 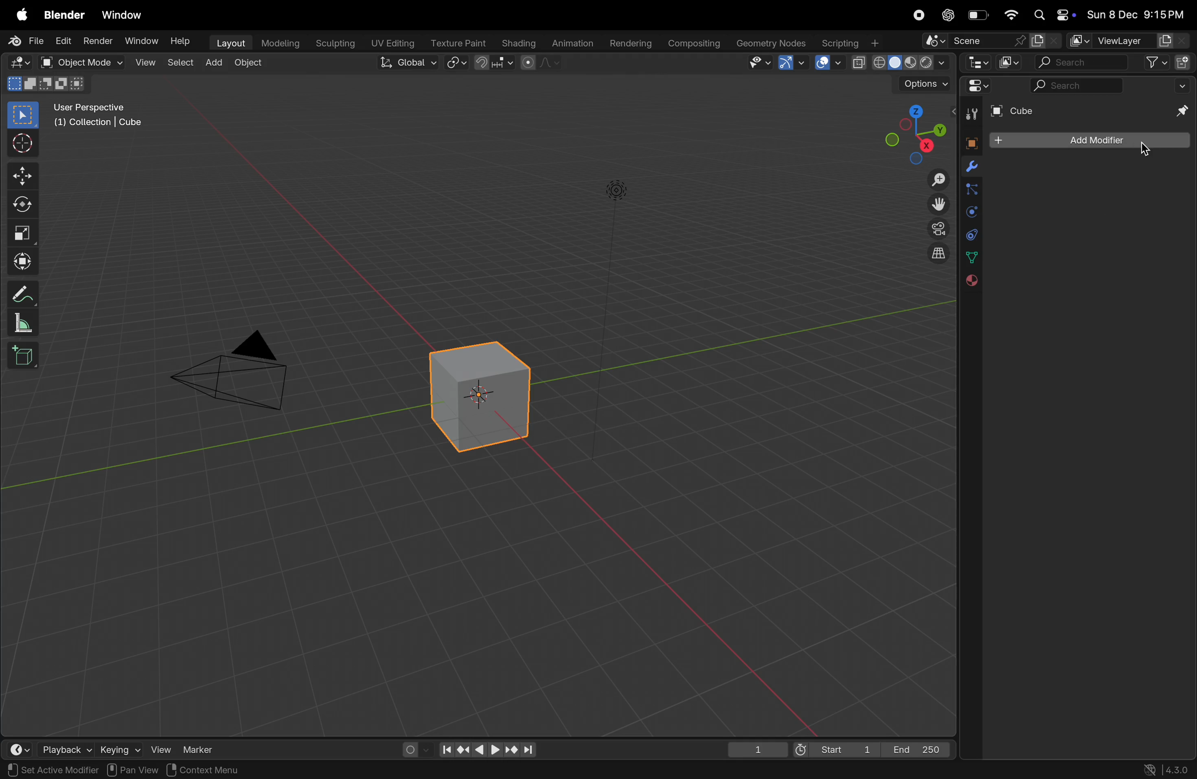 I want to click on move, so click(x=22, y=175).